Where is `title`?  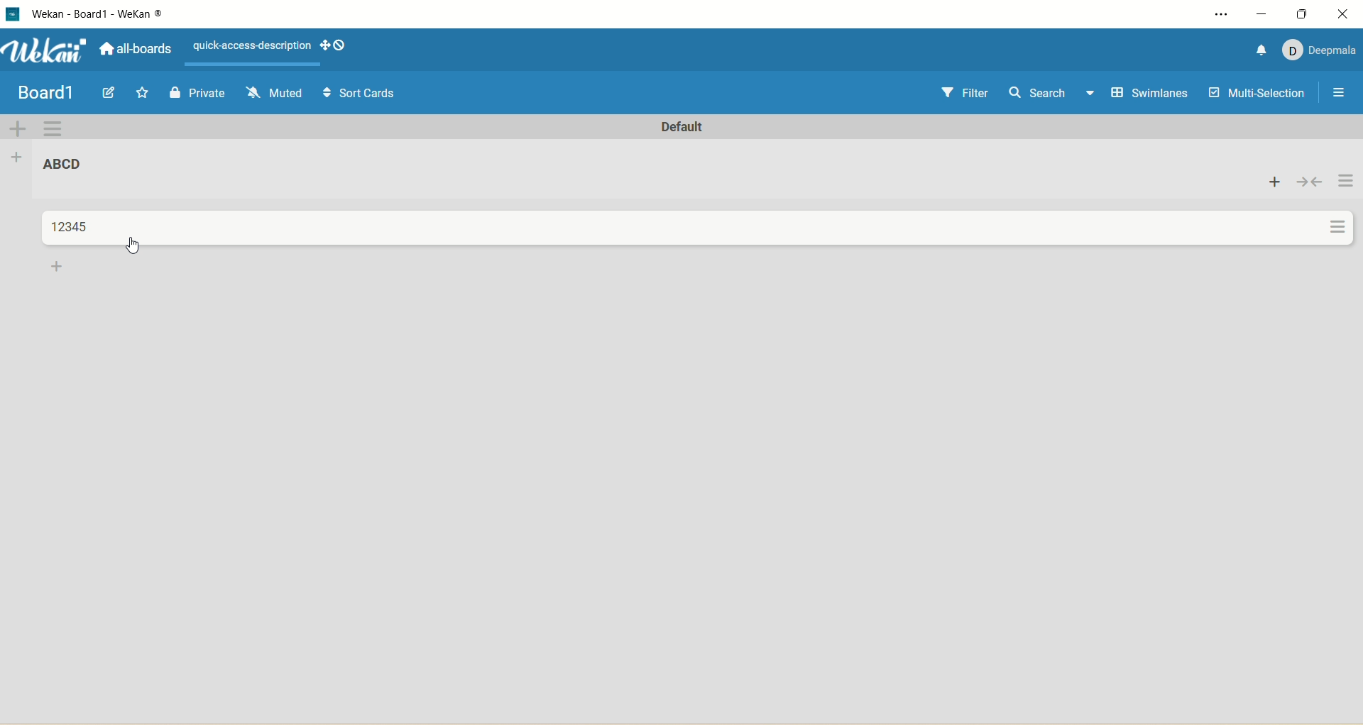 title is located at coordinates (45, 93).